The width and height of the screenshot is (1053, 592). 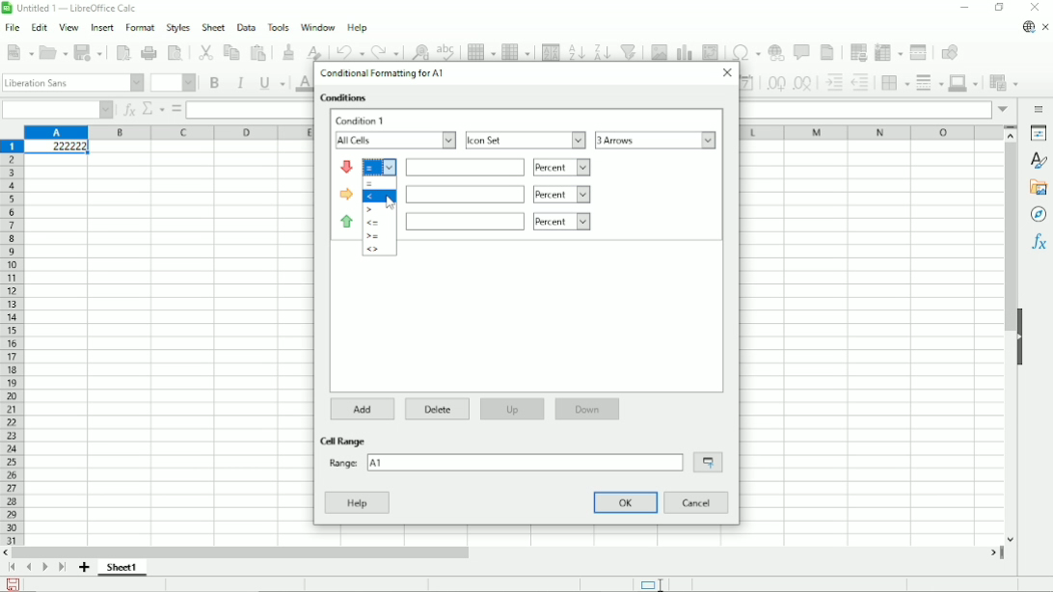 I want to click on Sort ascending, so click(x=576, y=49).